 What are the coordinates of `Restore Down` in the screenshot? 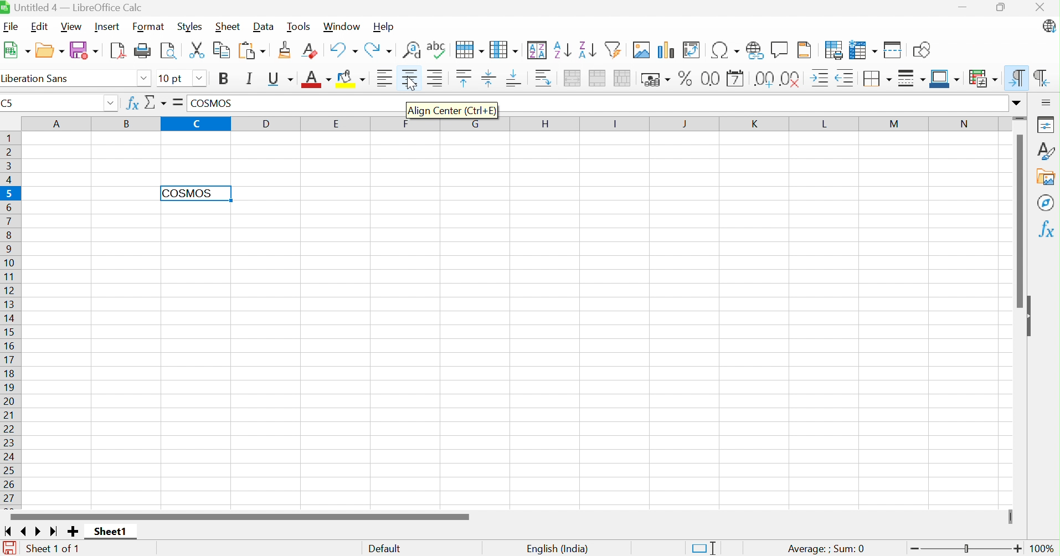 It's located at (1002, 8).